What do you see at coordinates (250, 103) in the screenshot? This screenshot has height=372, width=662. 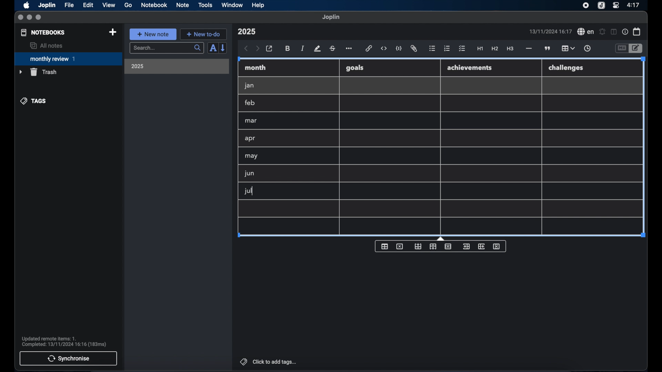 I see `feb` at bounding box center [250, 103].